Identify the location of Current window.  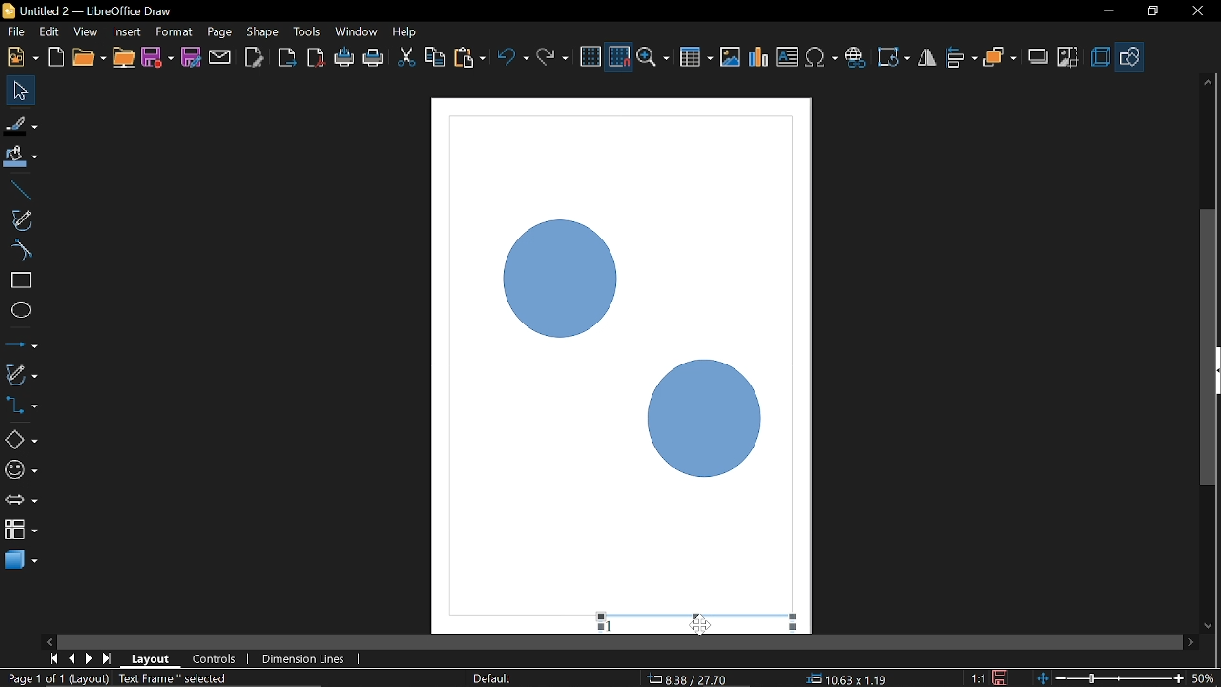
(86, 10).